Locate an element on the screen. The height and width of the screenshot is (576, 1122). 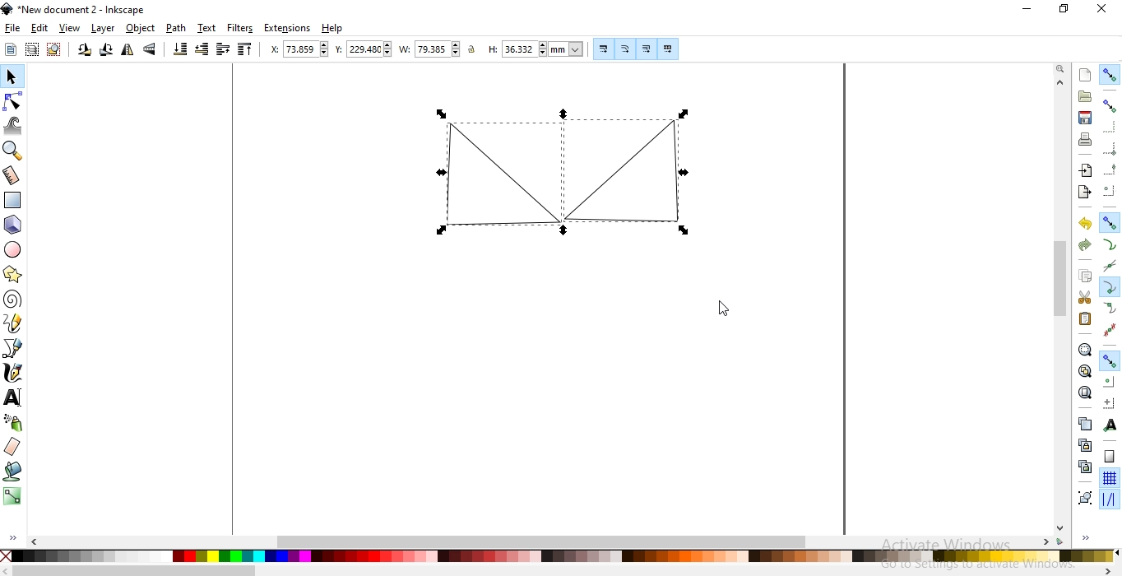
close is located at coordinates (1100, 7).